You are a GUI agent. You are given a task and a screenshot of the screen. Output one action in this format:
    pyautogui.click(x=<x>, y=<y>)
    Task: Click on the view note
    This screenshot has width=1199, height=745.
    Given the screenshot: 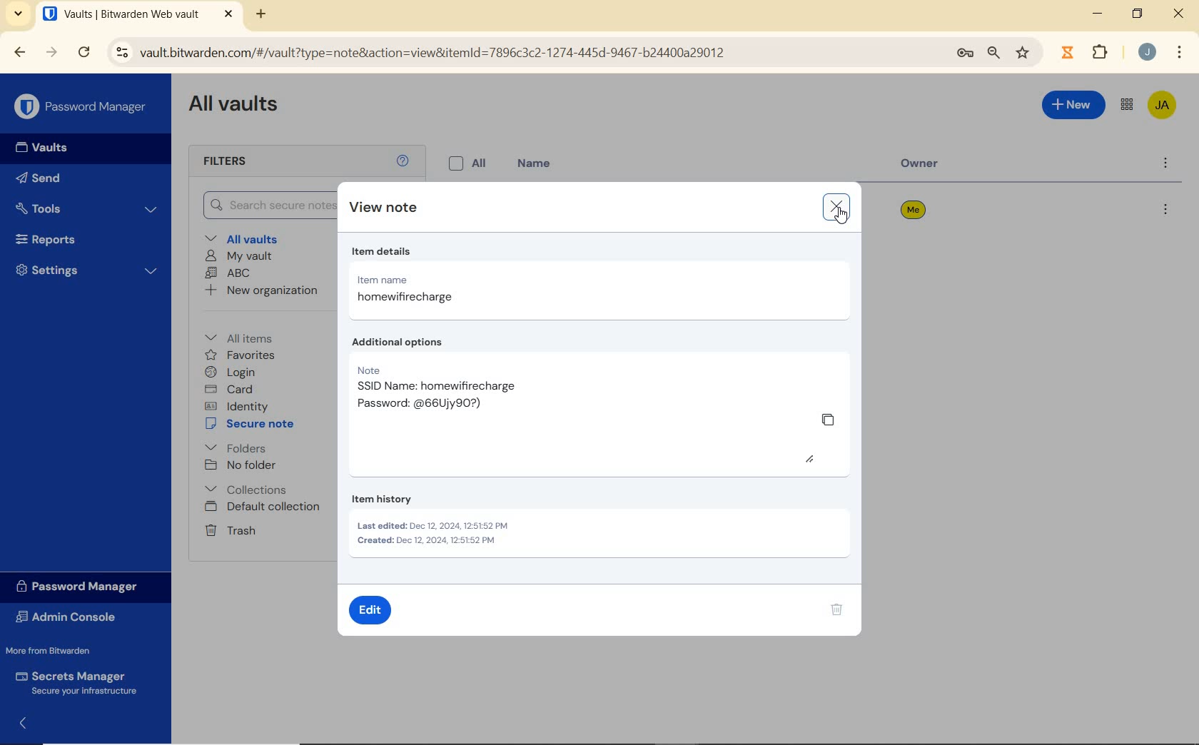 What is the action you would take?
    pyautogui.click(x=387, y=208)
    